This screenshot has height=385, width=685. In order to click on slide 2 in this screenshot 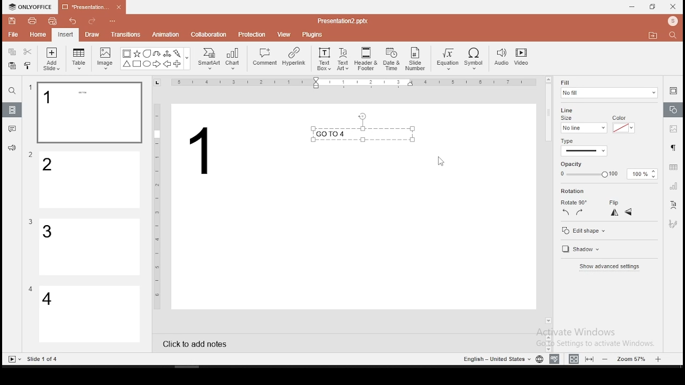, I will do `click(90, 180)`.